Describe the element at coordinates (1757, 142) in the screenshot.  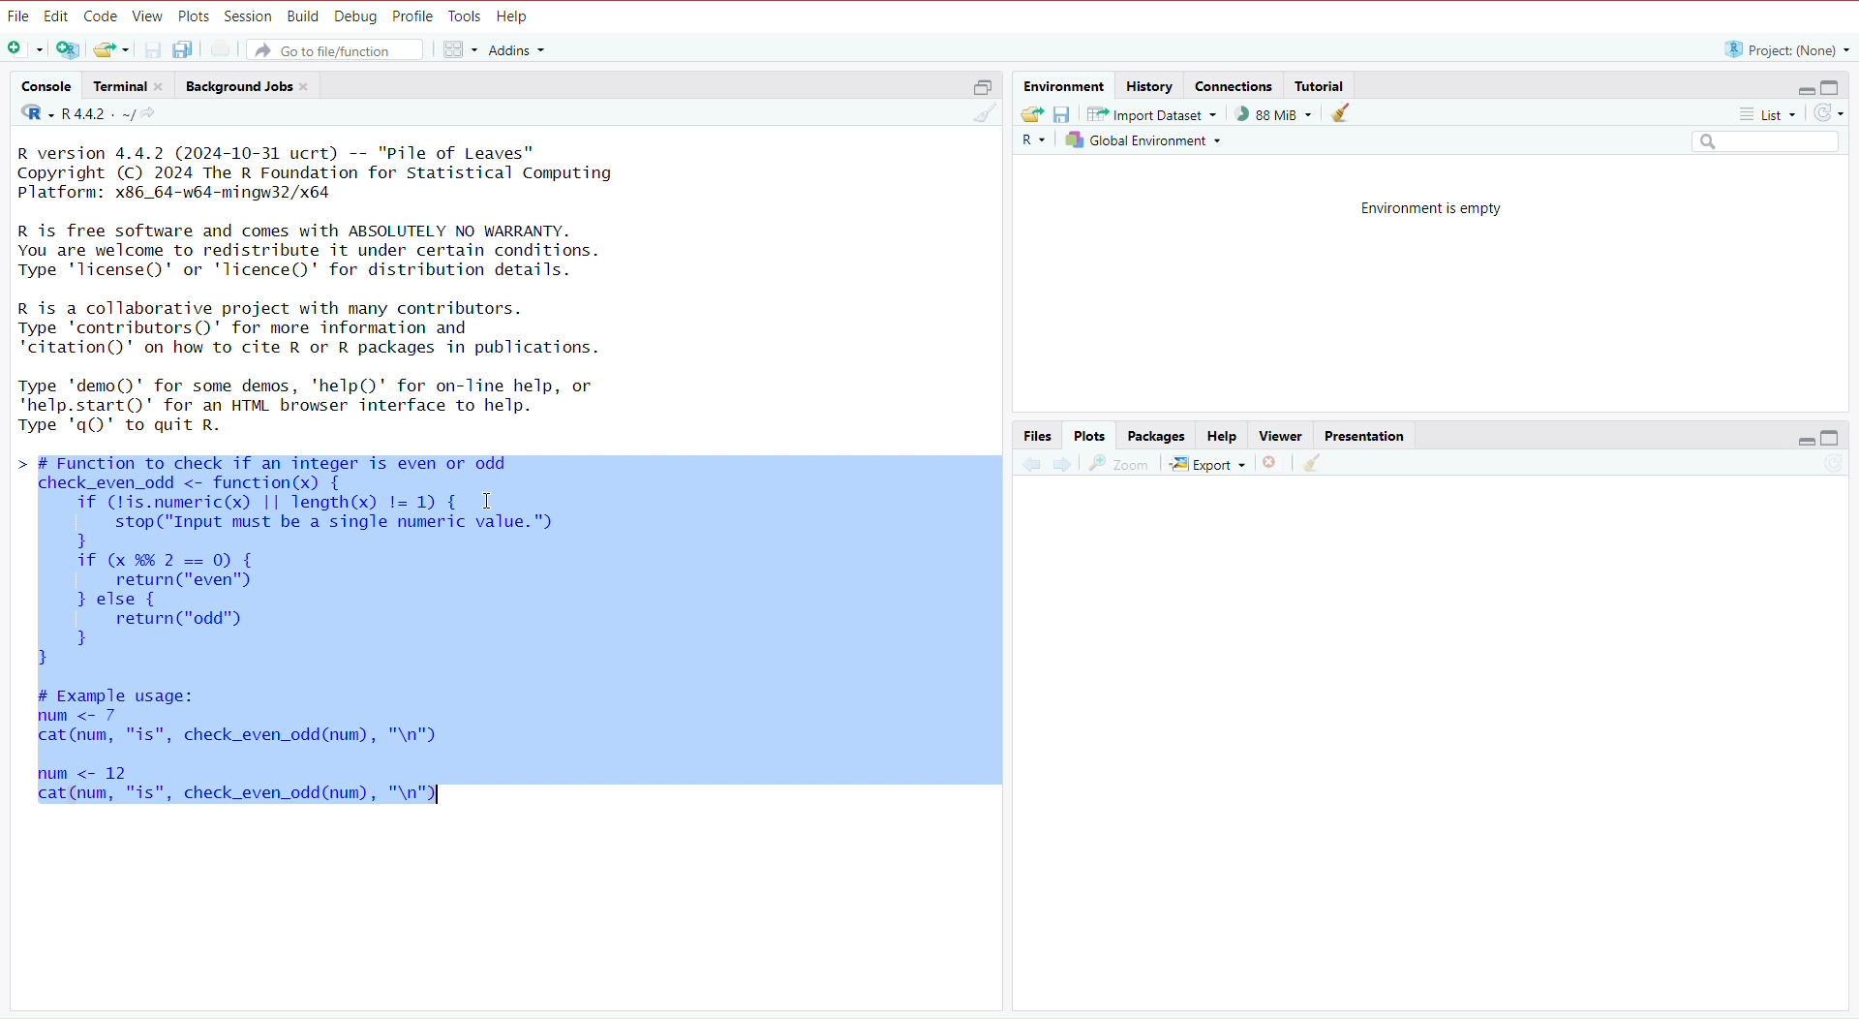
I see `search` at that location.